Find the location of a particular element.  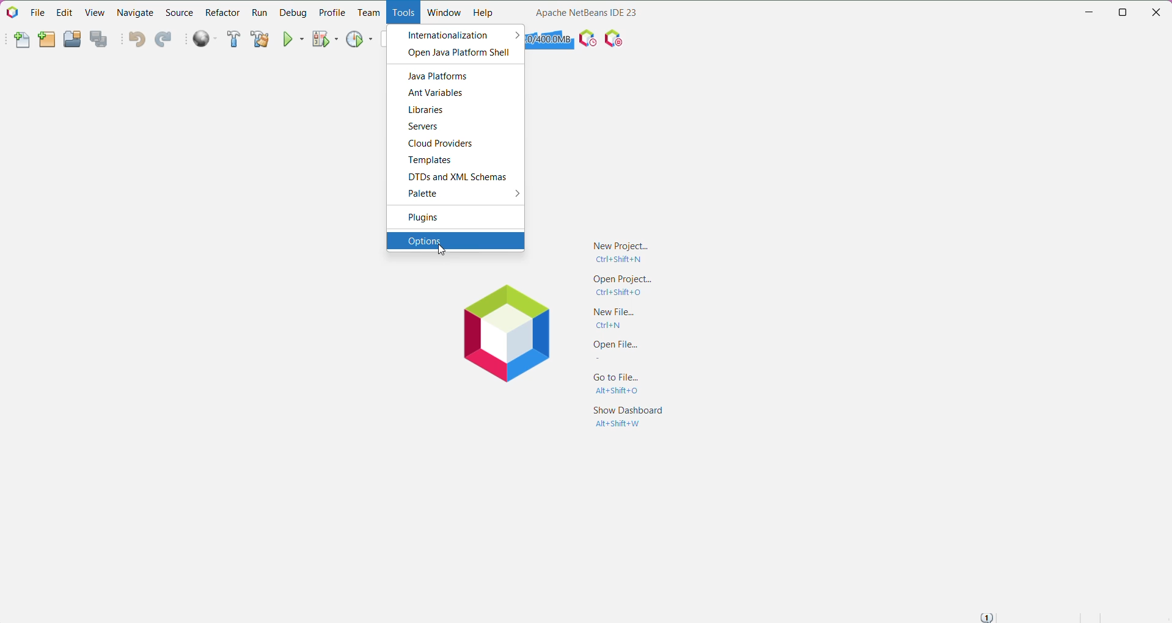

View is located at coordinates (96, 12).